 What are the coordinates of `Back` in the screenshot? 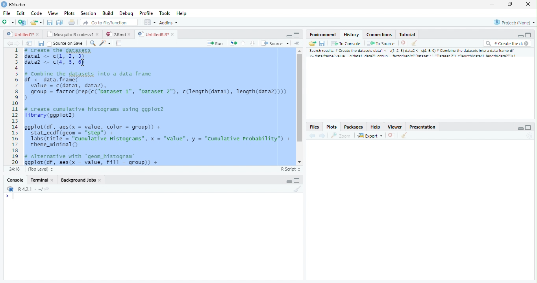 It's located at (7, 44).